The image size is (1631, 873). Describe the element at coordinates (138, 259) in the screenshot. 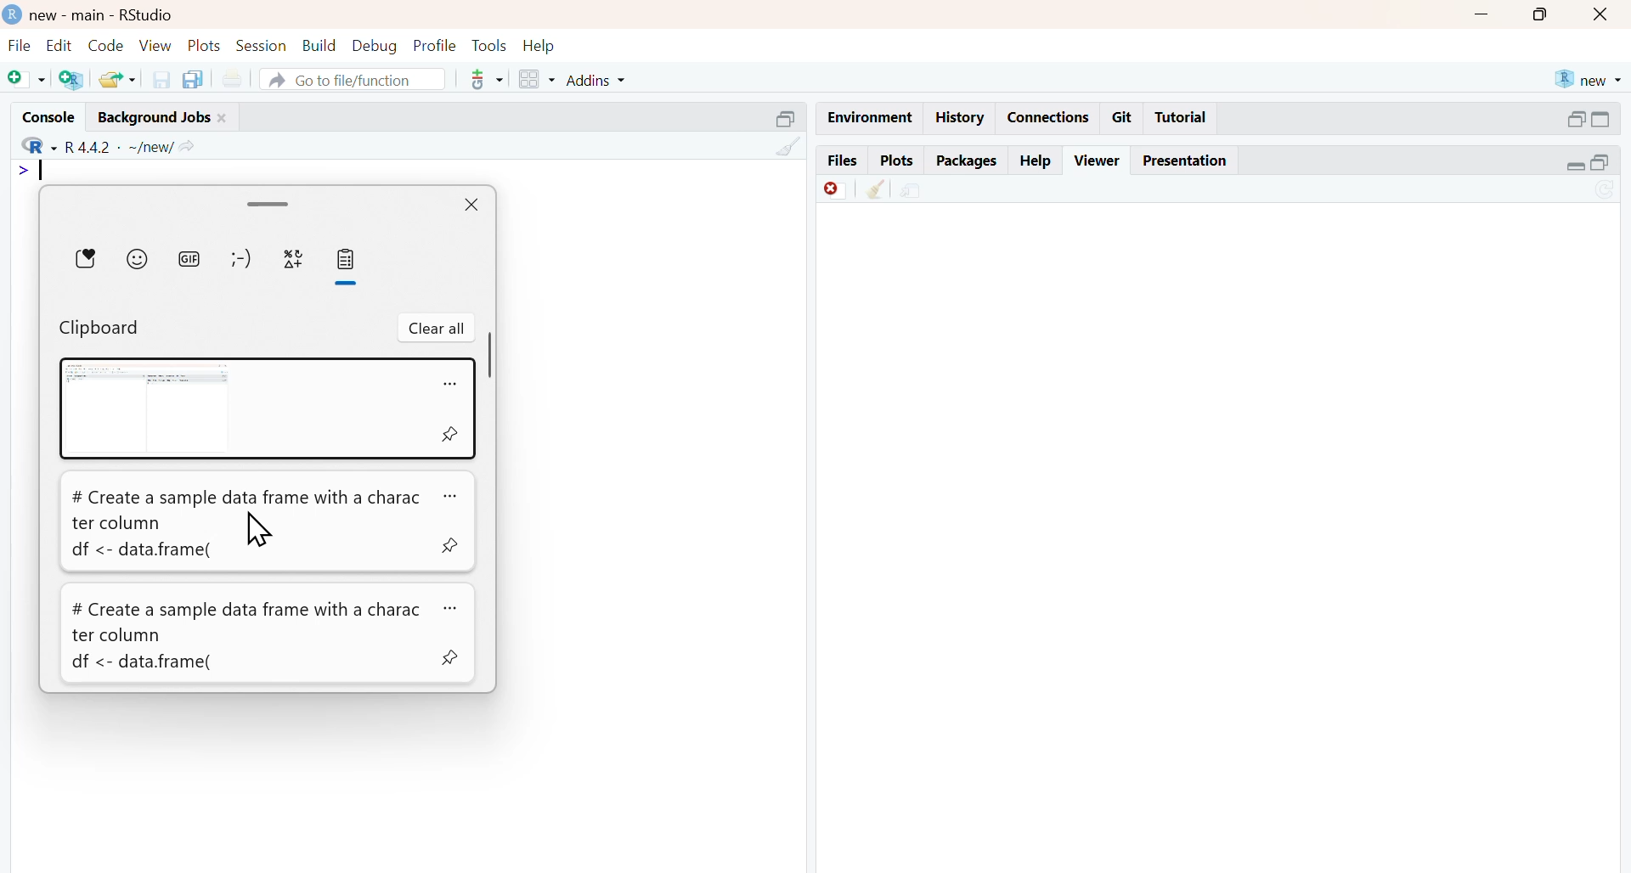

I see `emojis` at that location.